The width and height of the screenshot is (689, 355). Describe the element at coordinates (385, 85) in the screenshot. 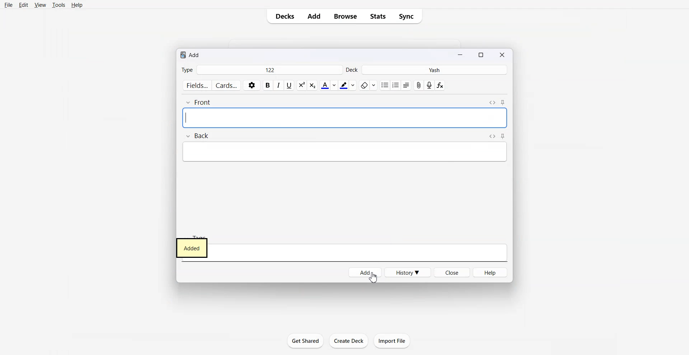

I see `Unordered list` at that location.